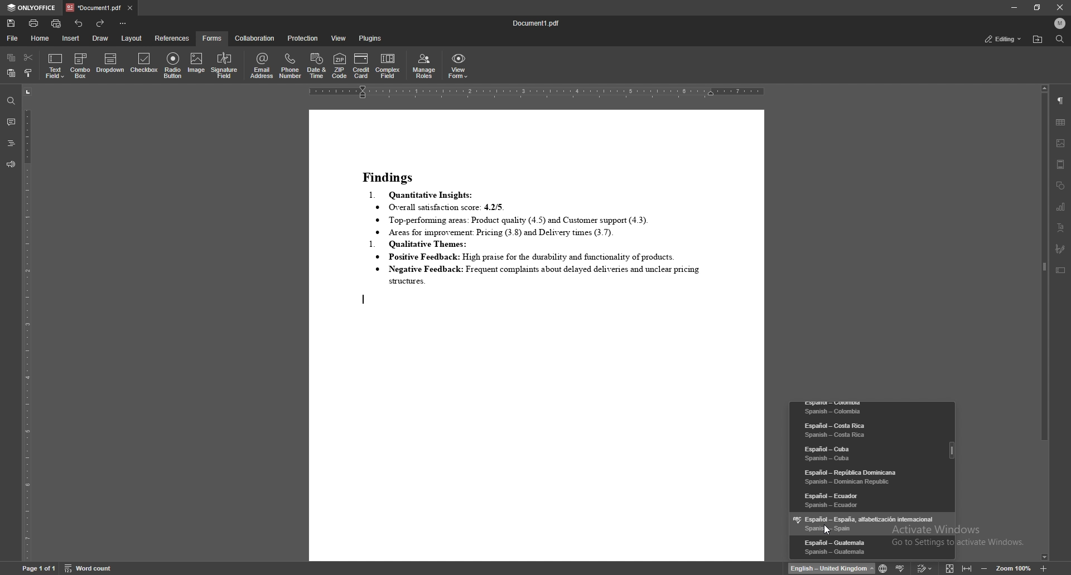 The height and width of the screenshot is (575, 1071). Describe the element at coordinates (1038, 40) in the screenshot. I see `locate file` at that location.